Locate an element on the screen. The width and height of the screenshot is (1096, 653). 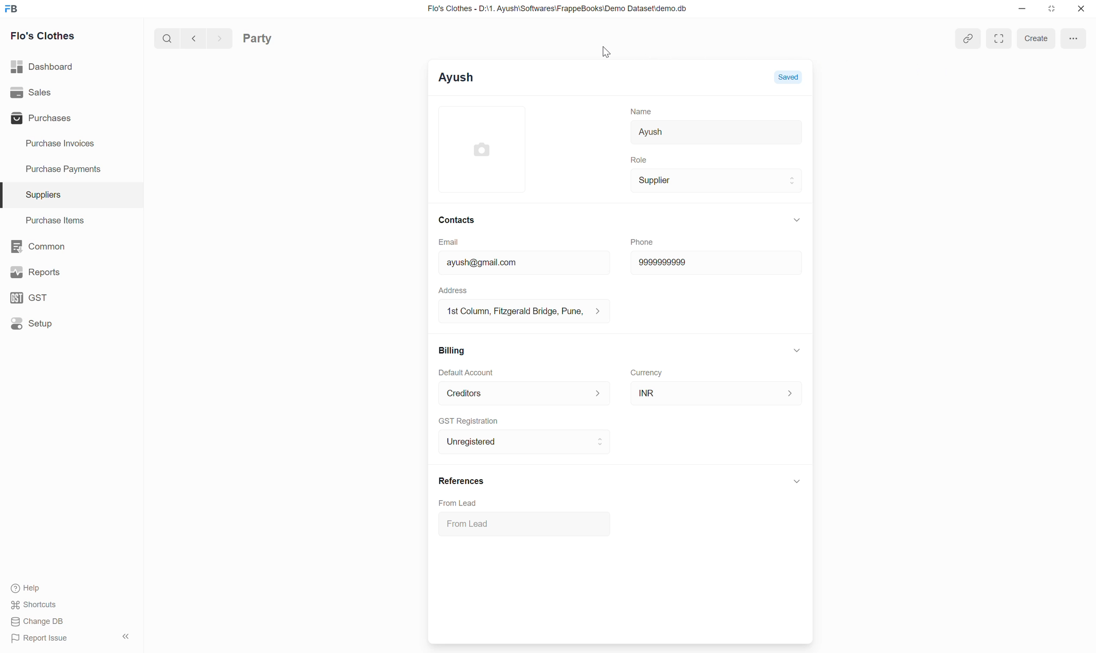
Party is located at coordinates (257, 38).